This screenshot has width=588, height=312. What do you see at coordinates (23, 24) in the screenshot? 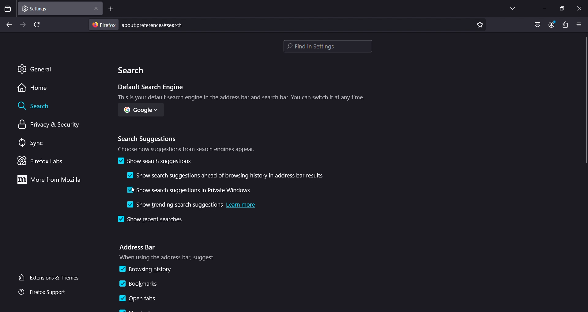
I see `go forwrd one page` at bounding box center [23, 24].